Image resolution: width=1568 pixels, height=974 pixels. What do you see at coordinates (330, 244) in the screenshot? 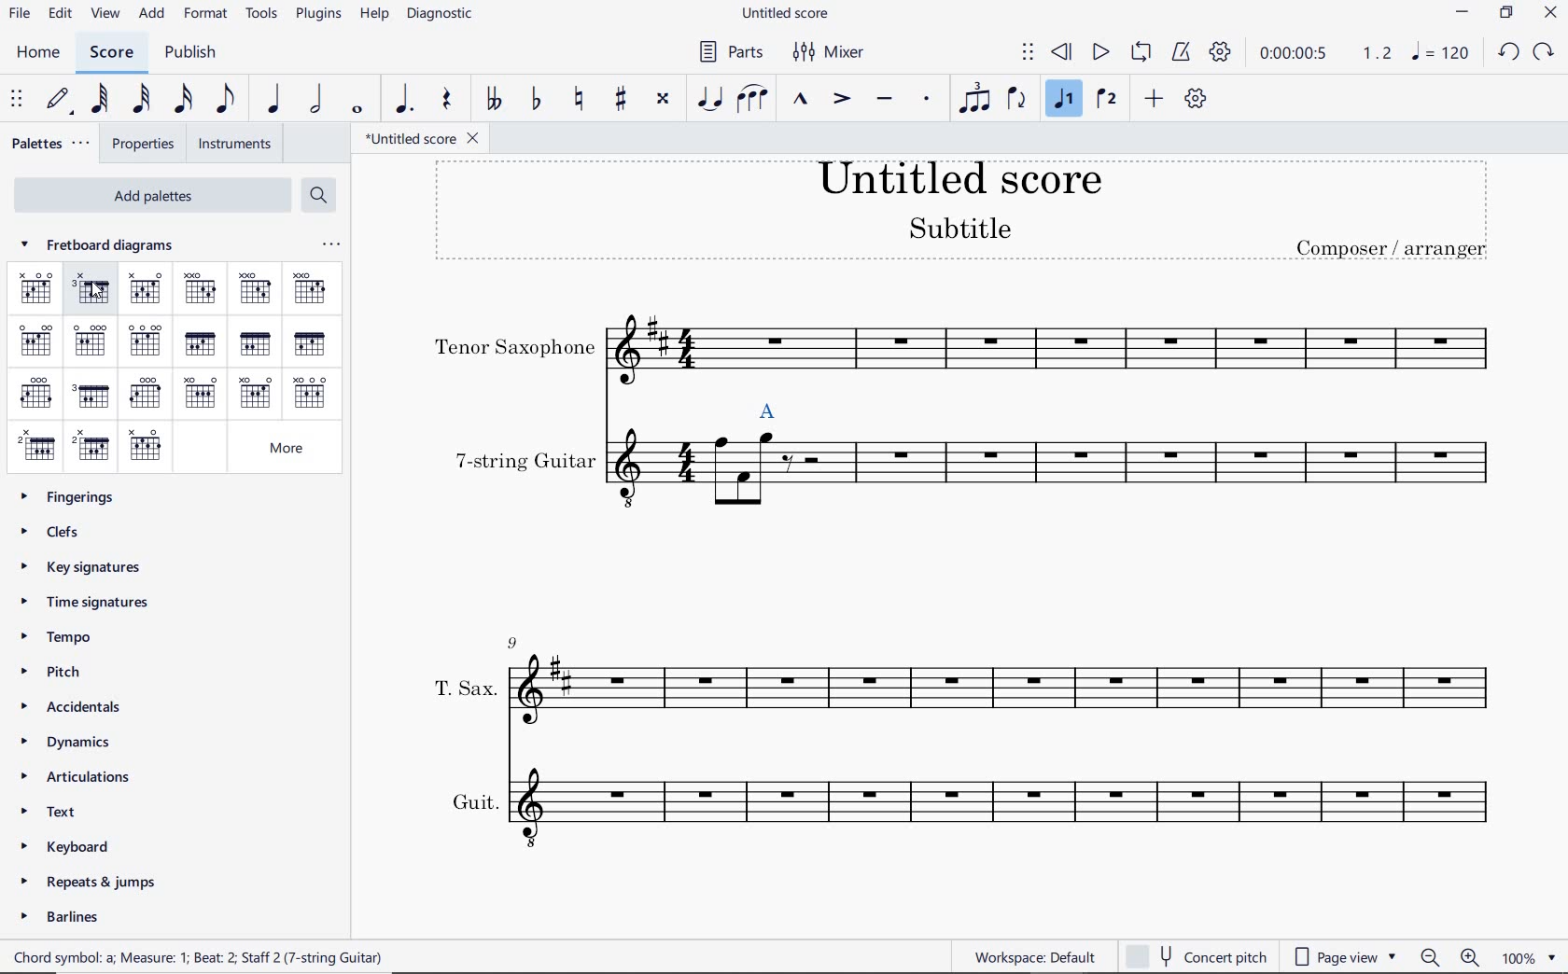
I see `ellipsis` at bounding box center [330, 244].